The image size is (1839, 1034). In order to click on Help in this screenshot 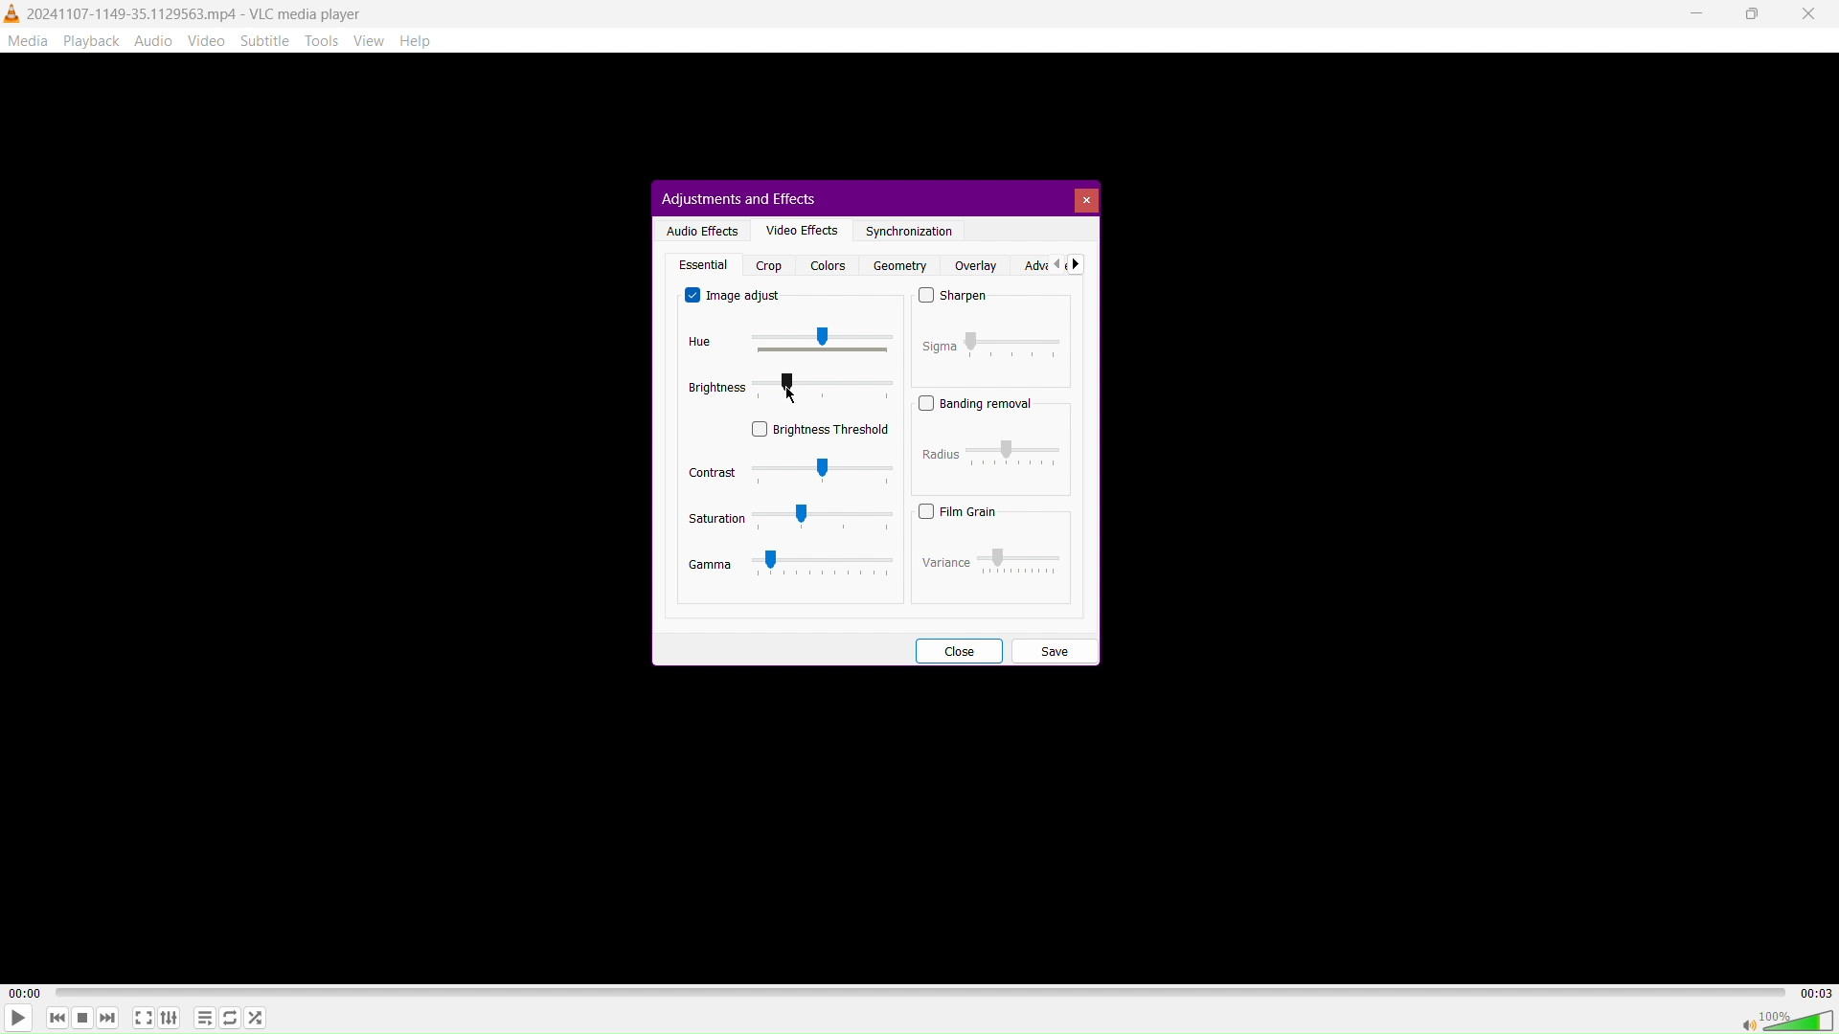, I will do `click(423, 41)`.